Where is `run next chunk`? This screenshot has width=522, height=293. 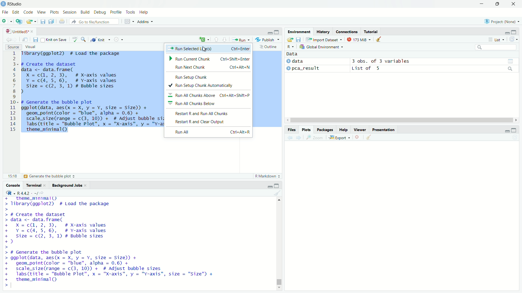
run next chunk is located at coordinates (208, 68).